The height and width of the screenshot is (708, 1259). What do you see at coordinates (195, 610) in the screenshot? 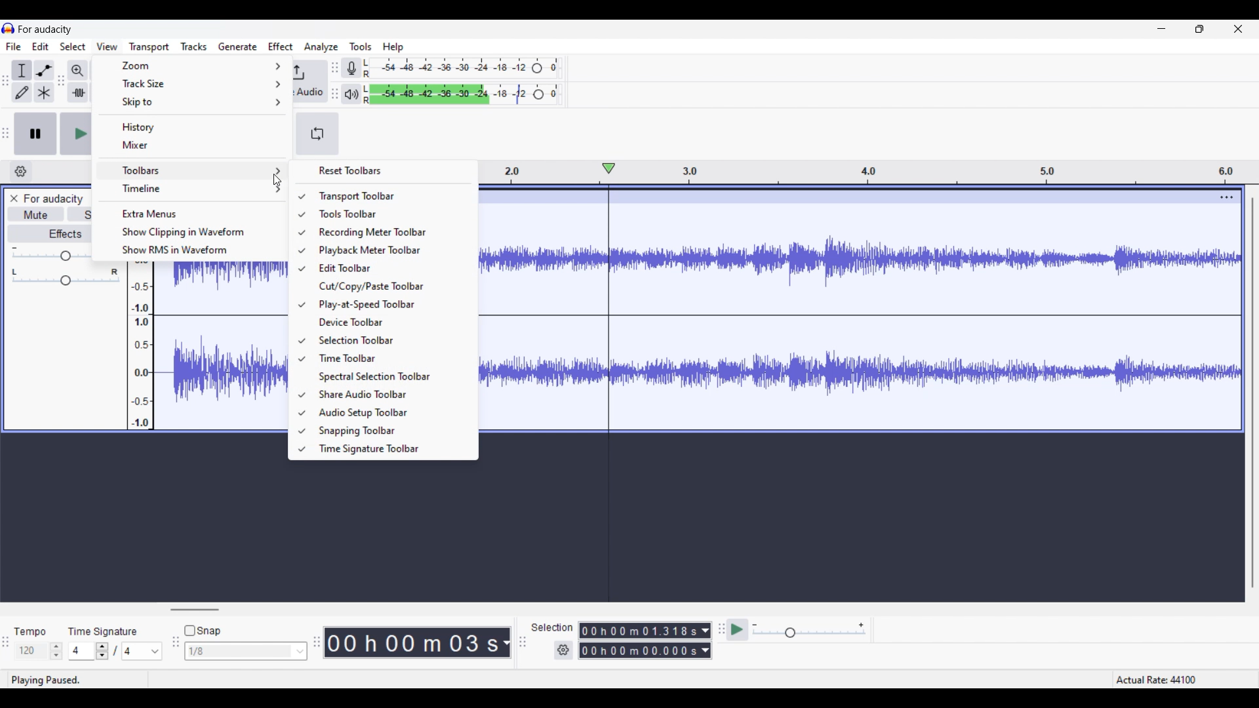
I see `Horizontal slide bar` at bounding box center [195, 610].